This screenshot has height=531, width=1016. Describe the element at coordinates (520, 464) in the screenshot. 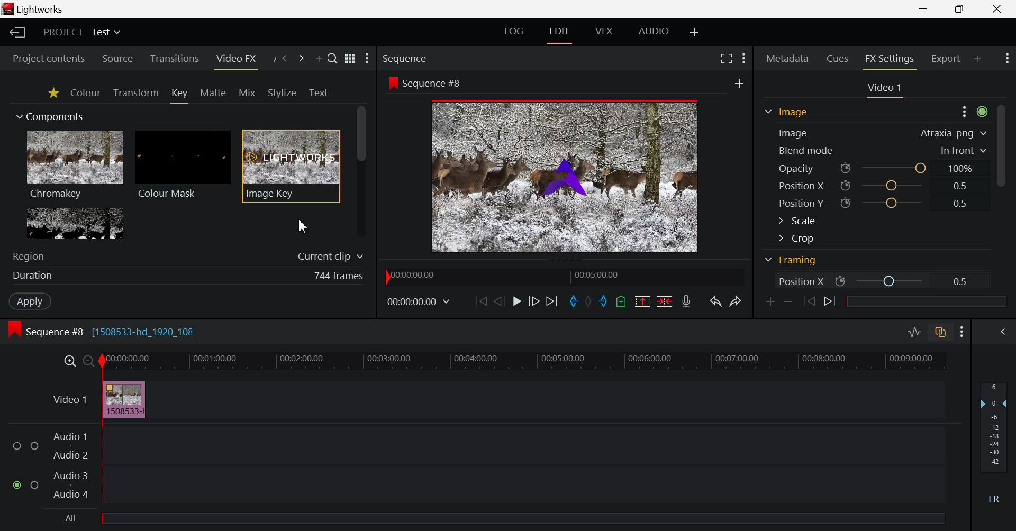

I see `Audio Input Field` at that location.